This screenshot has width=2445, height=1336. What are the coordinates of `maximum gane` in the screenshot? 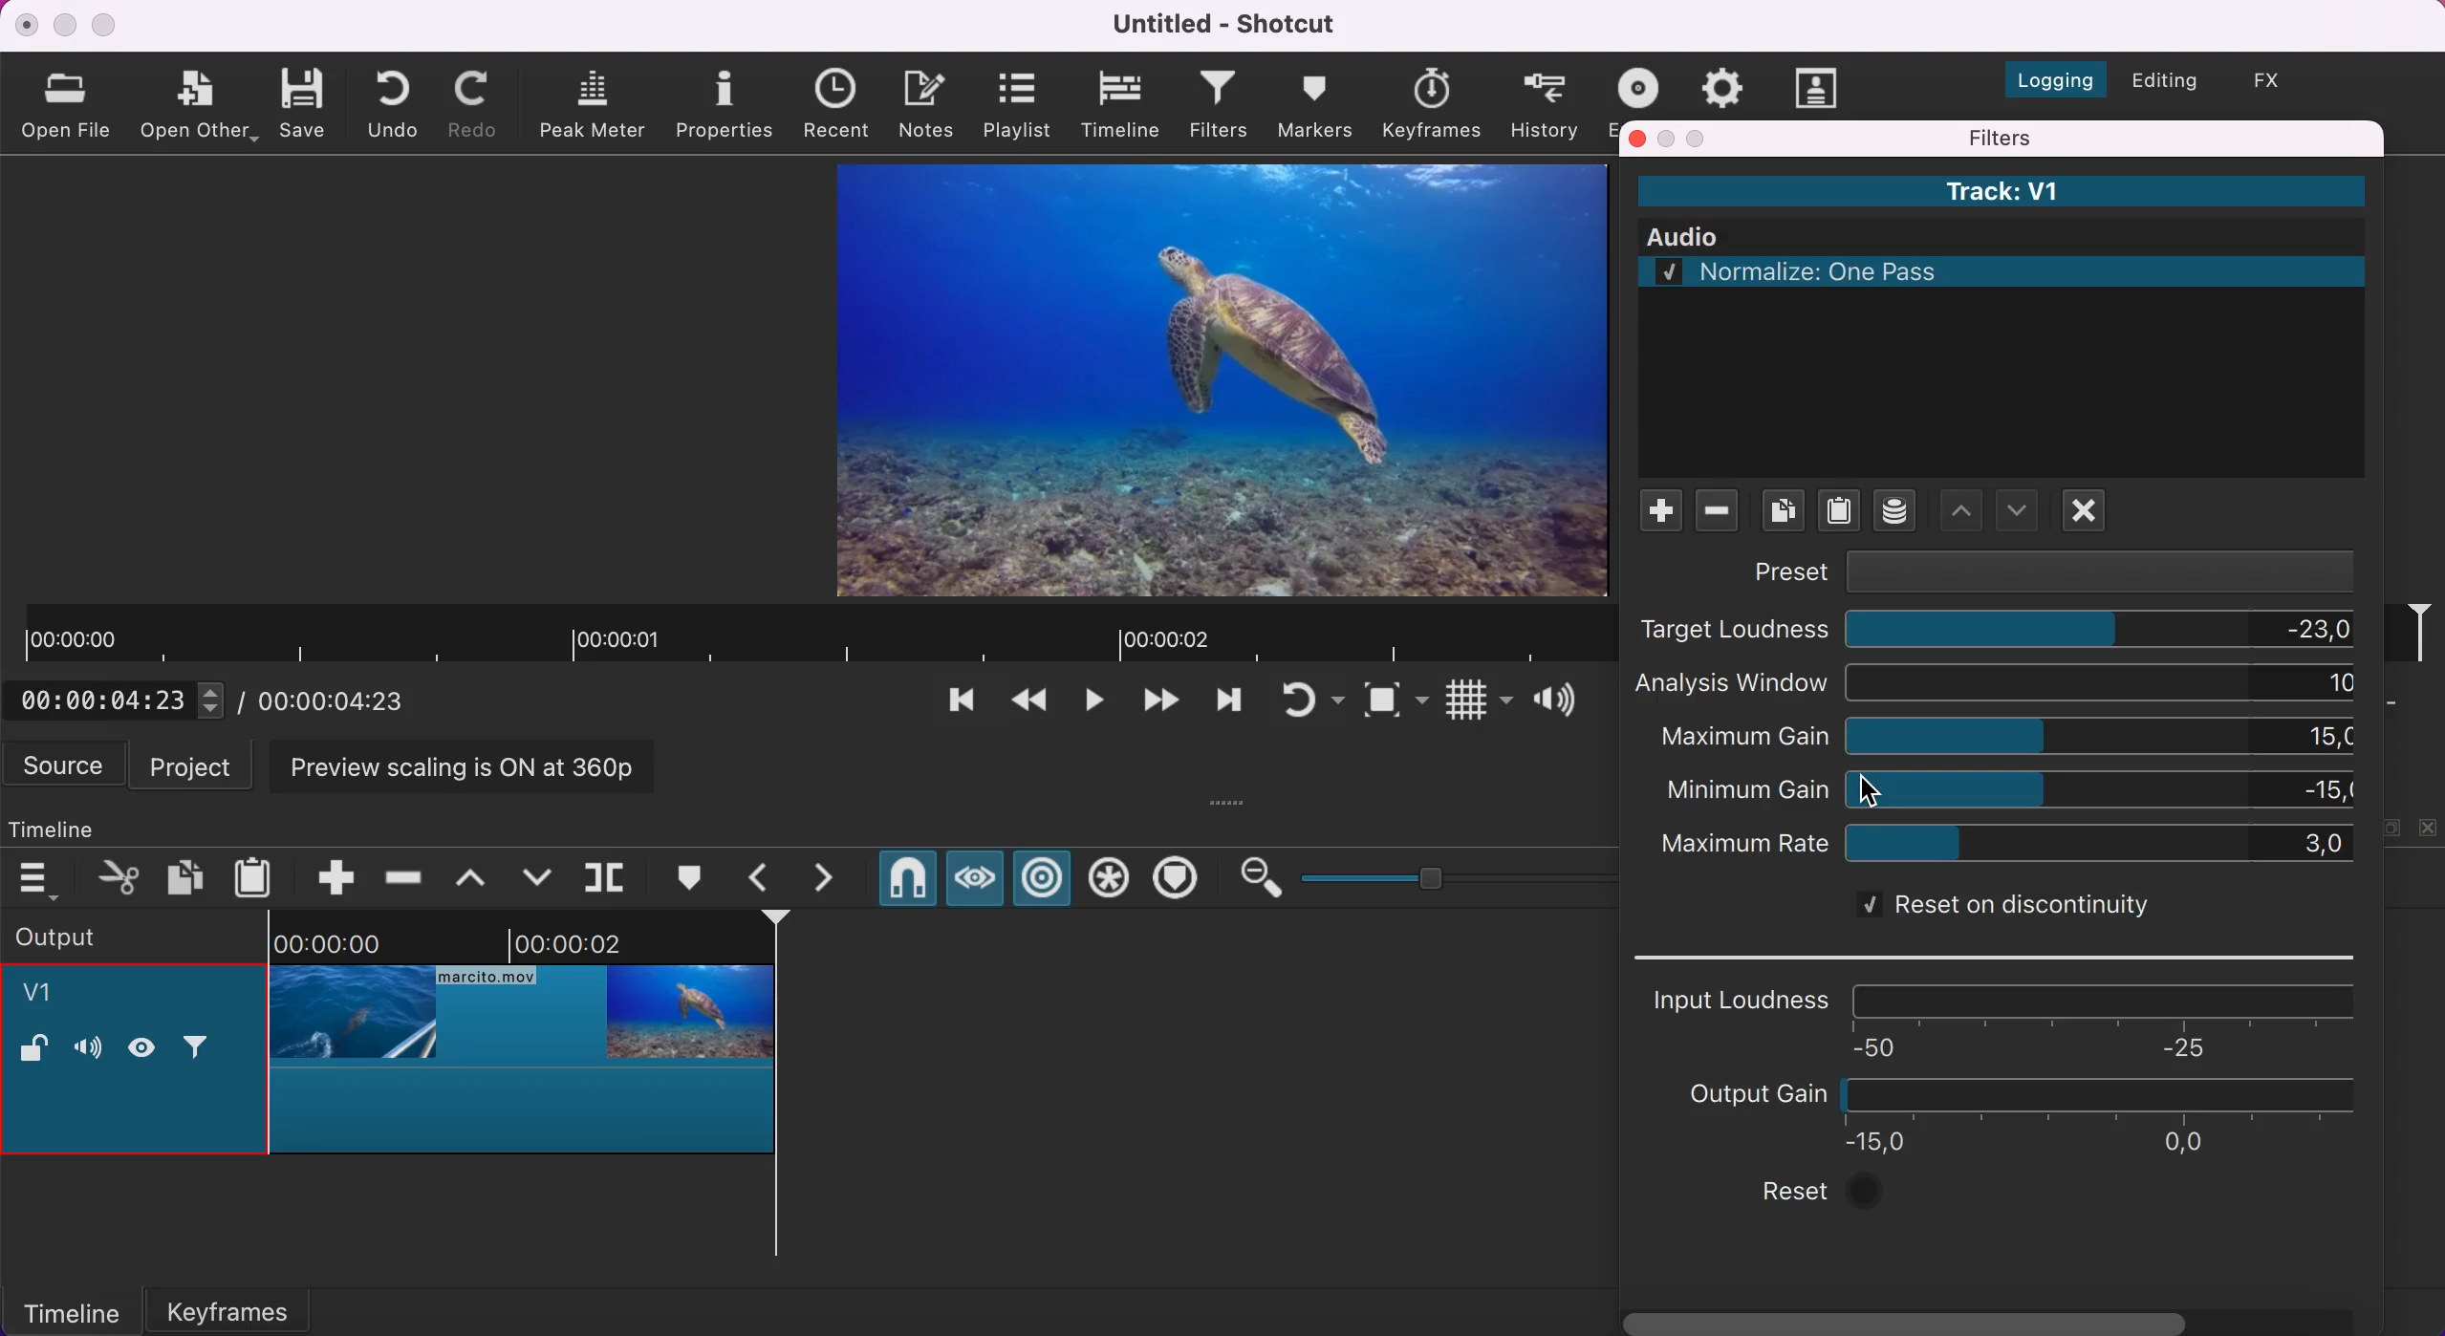 It's located at (2011, 737).